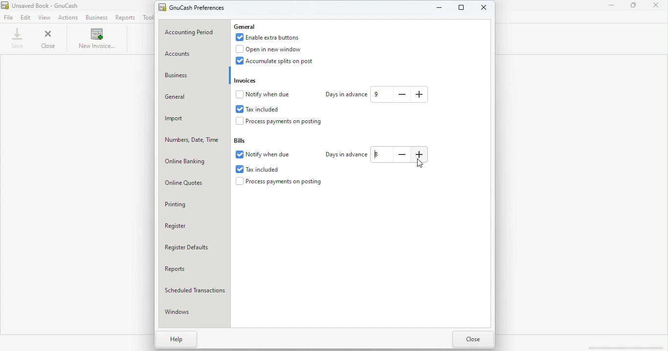 This screenshot has height=351, width=668. What do you see at coordinates (195, 31) in the screenshot?
I see `Accounting period` at bounding box center [195, 31].